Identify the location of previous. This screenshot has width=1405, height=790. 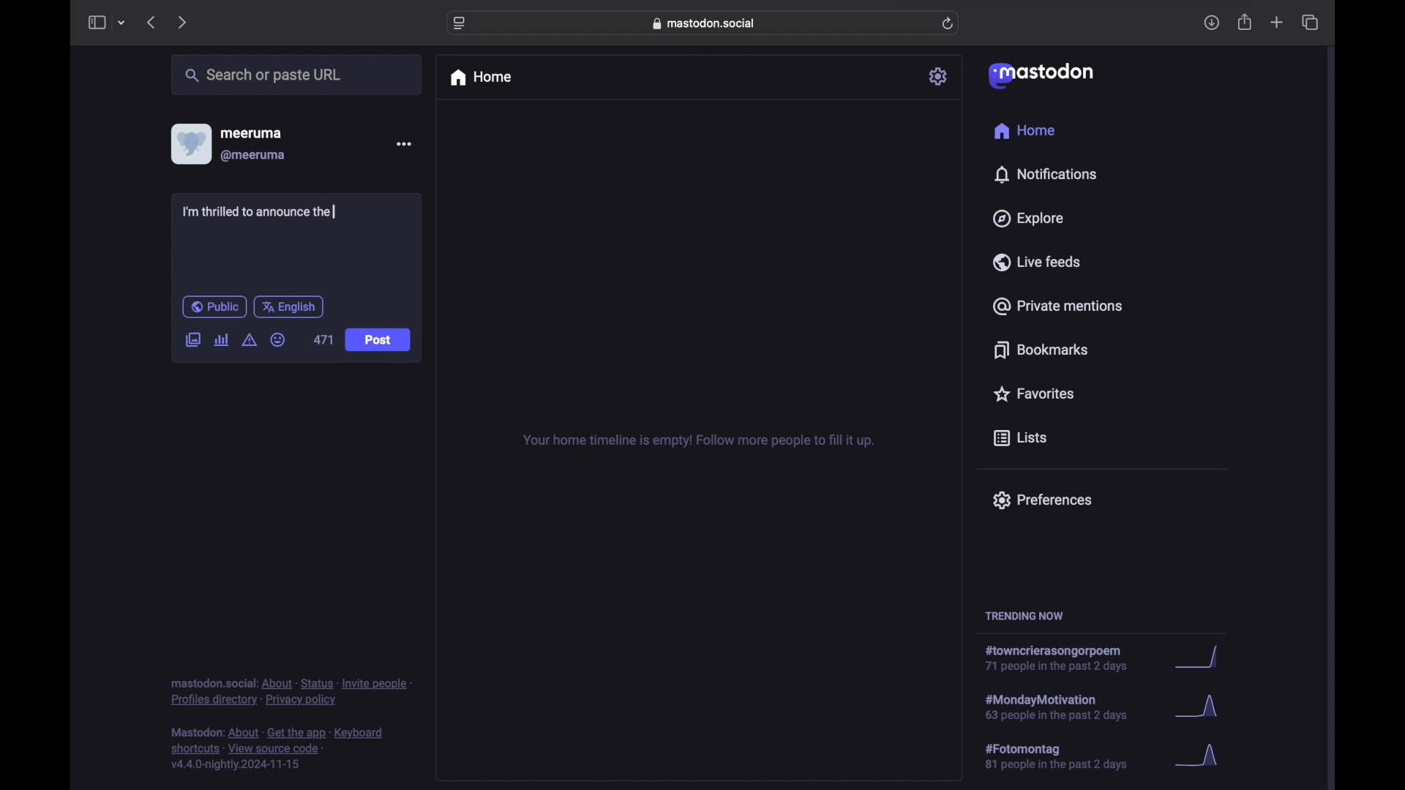
(151, 22).